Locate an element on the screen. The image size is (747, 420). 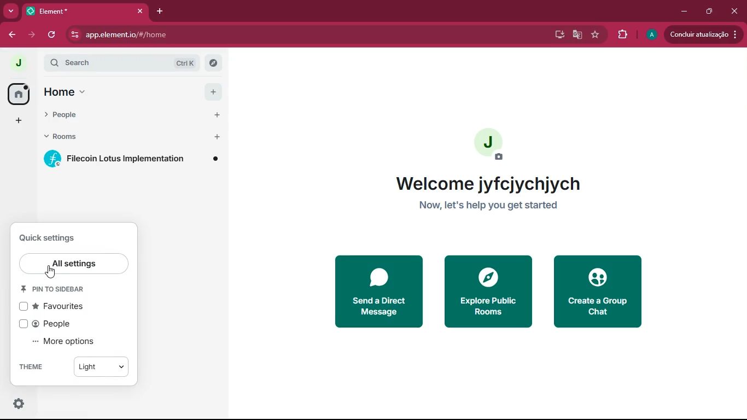
more options is located at coordinates (65, 342).